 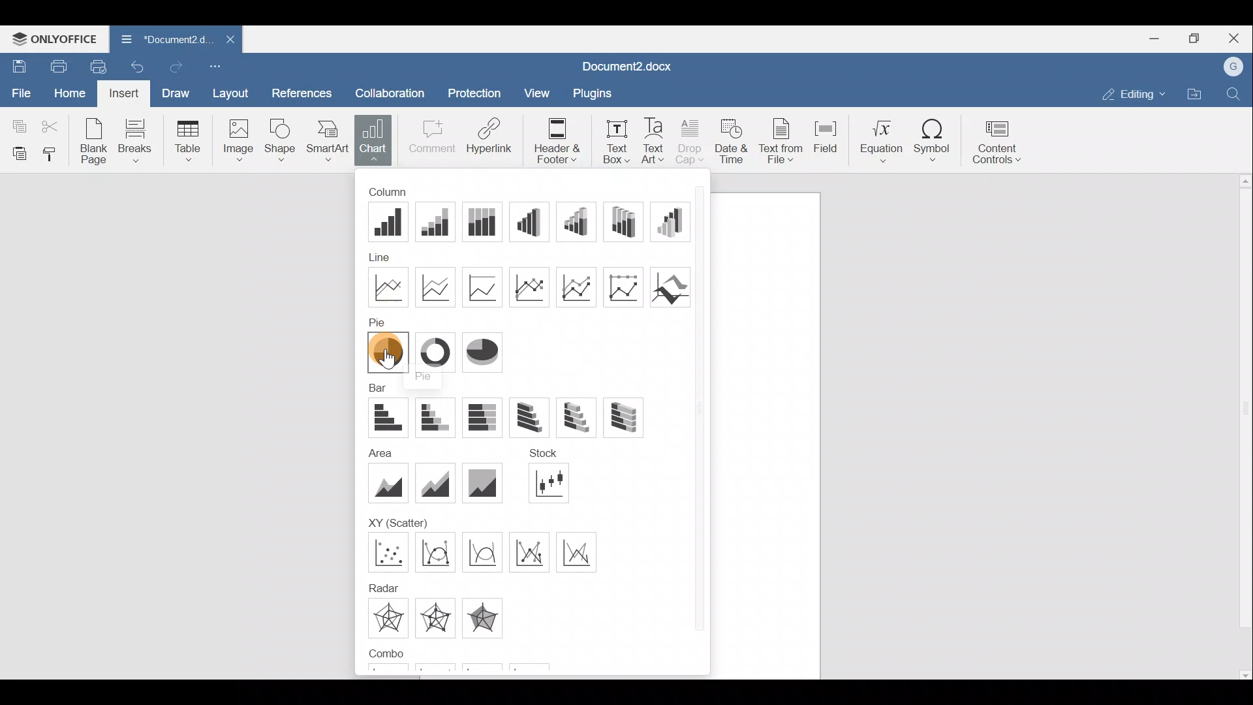 I want to click on Protection, so click(x=474, y=95).